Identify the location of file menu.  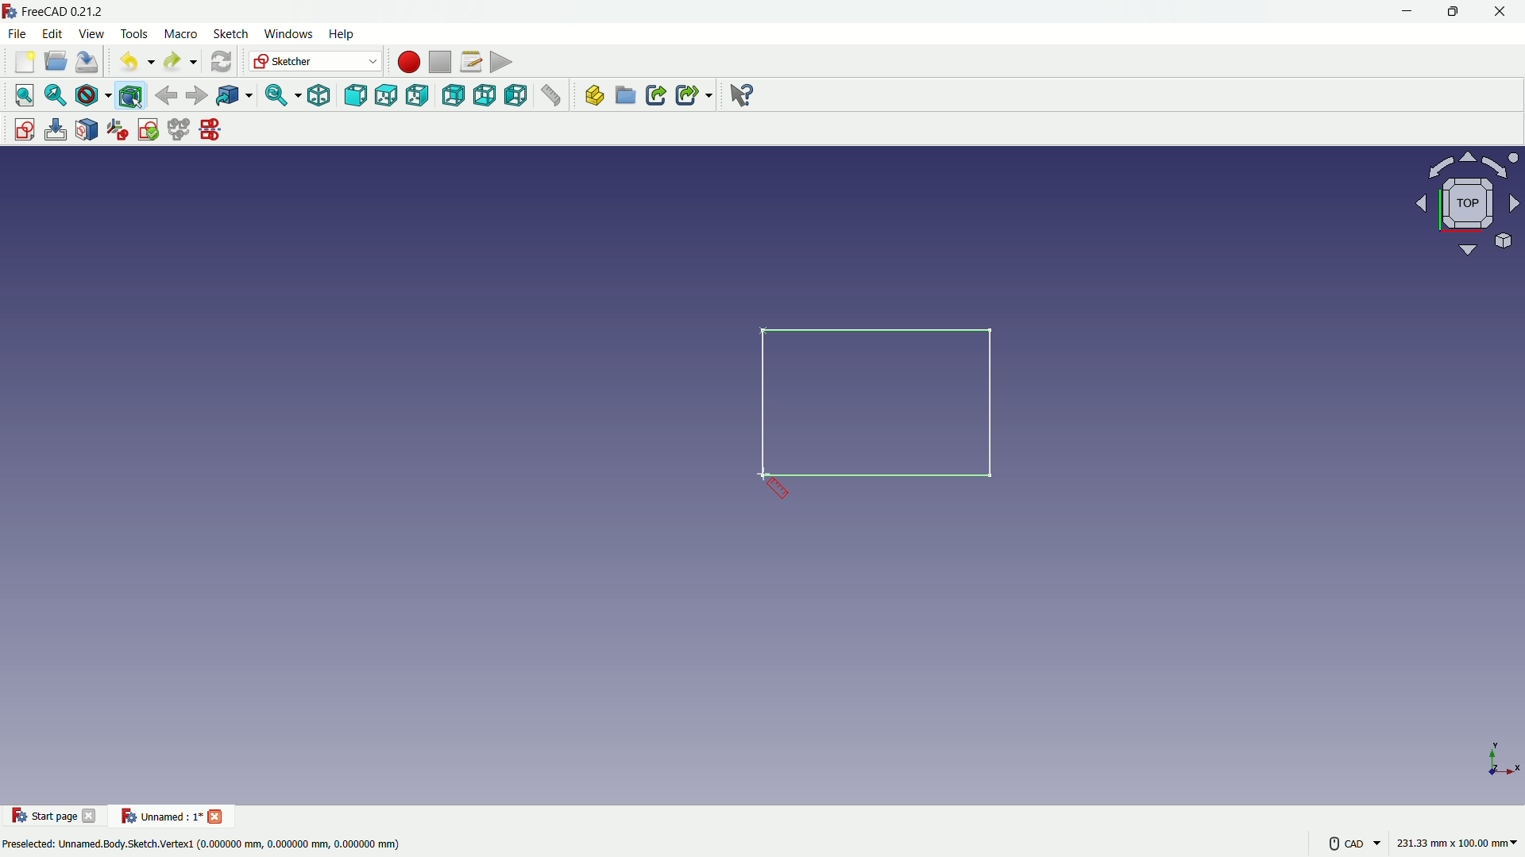
(19, 34).